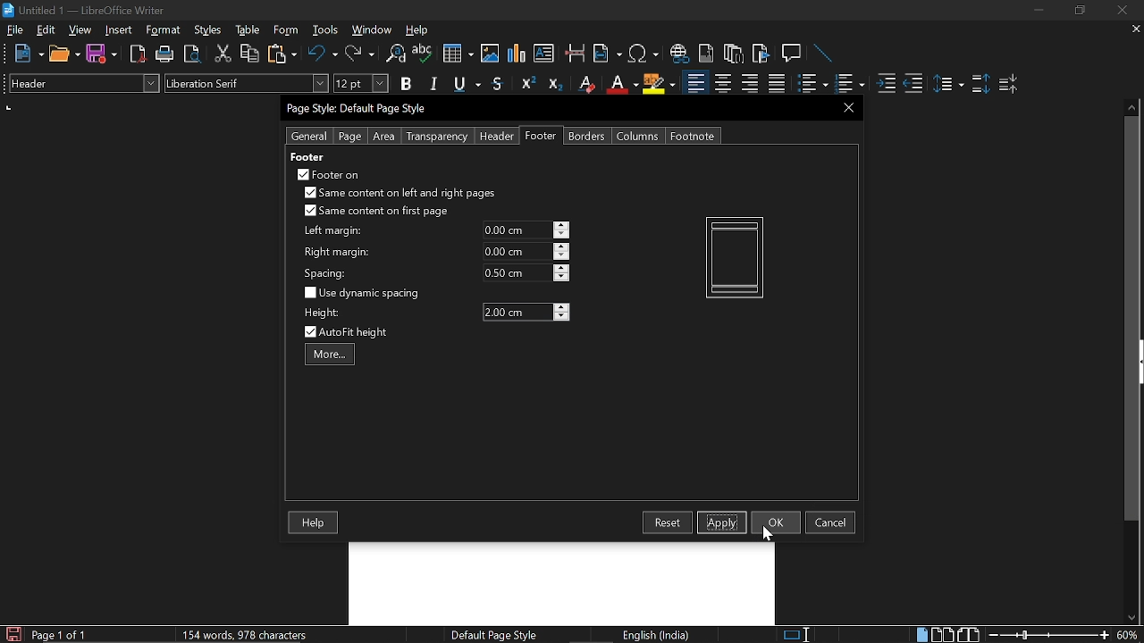  What do you see at coordinates (942, 635) in the screenshot?
I see `Multiple page view` at bounding box center [942, 635].